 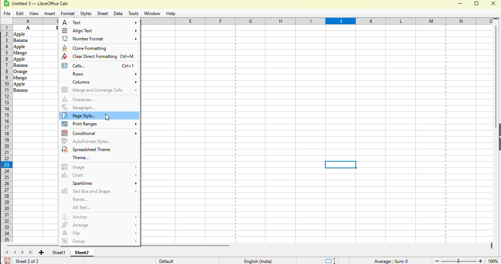 I want to click on scroll to last sheet, so click(x=31, y=252).